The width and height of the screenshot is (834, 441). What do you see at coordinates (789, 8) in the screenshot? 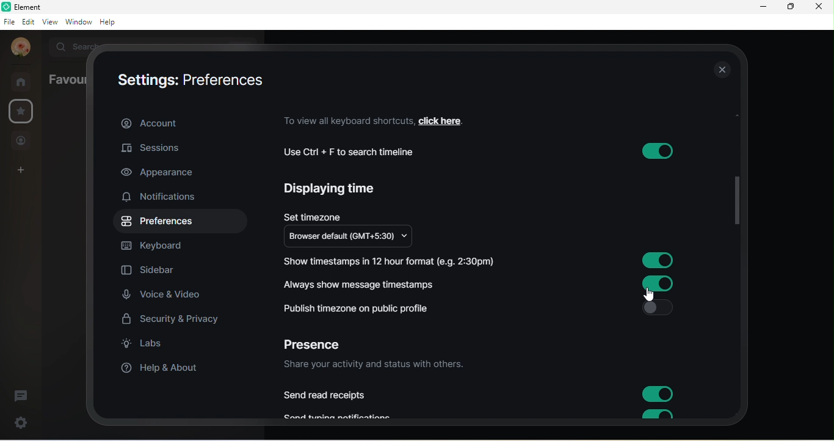
I see `maximize` at bounding box center [789, 8].